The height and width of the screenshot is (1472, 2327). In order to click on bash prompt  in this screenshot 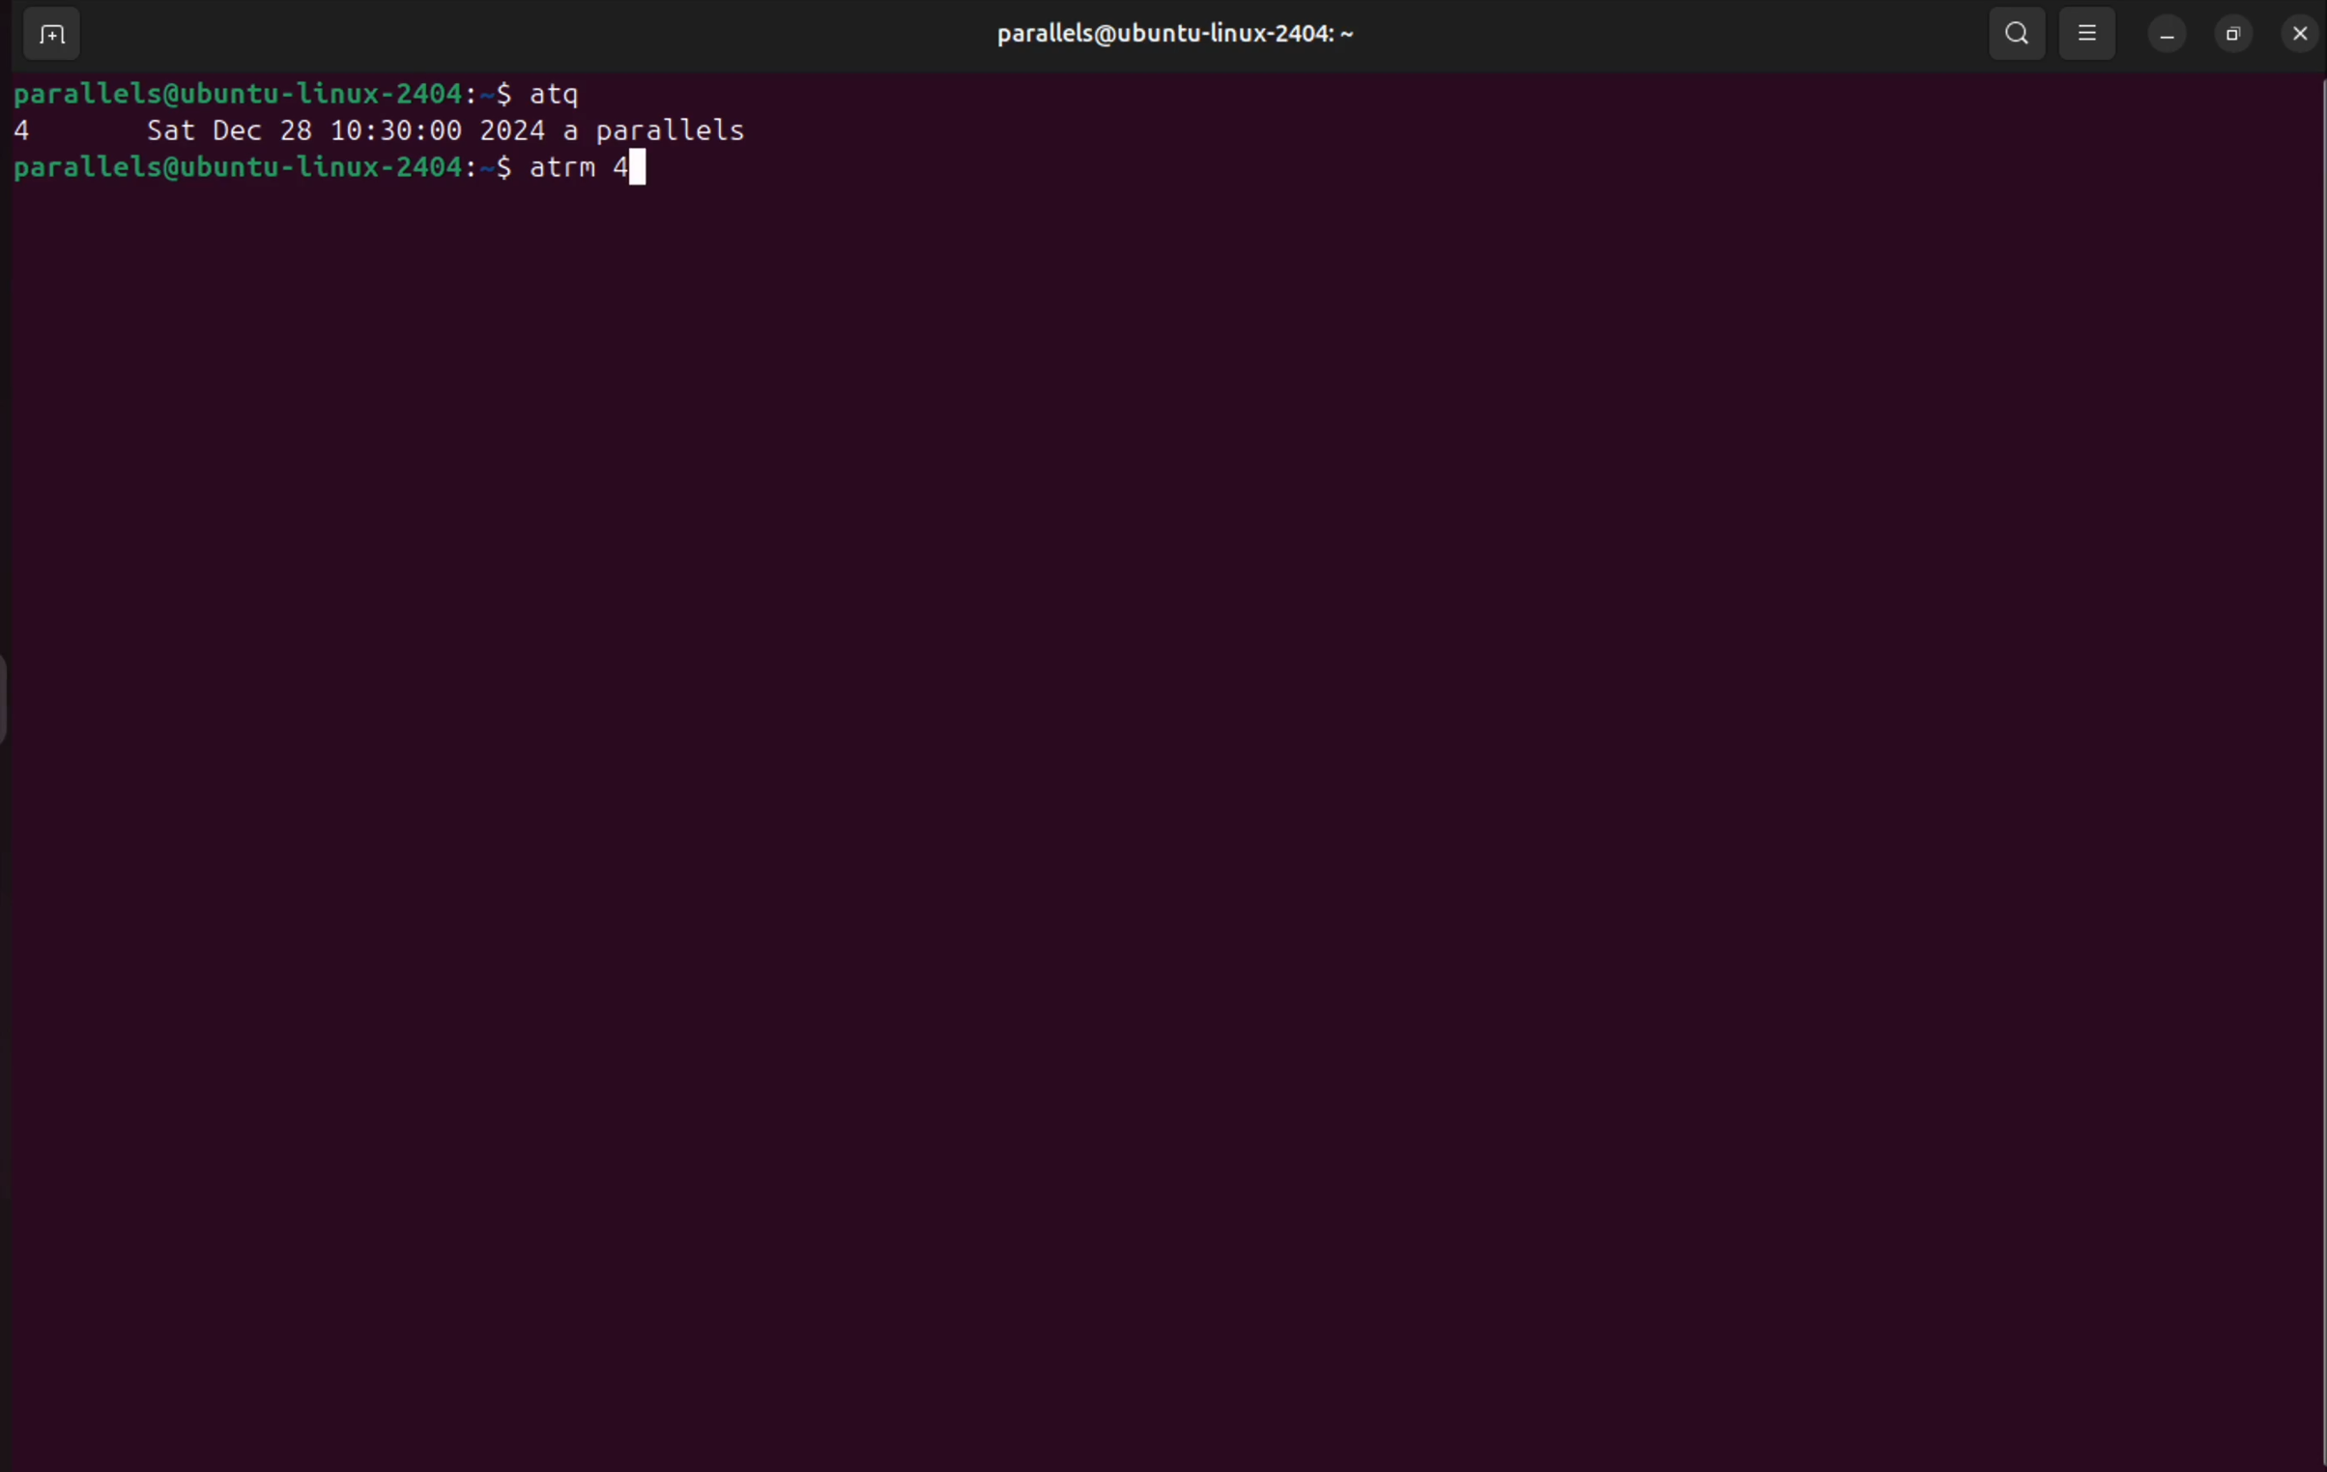, I will do `click(265, 170)`.